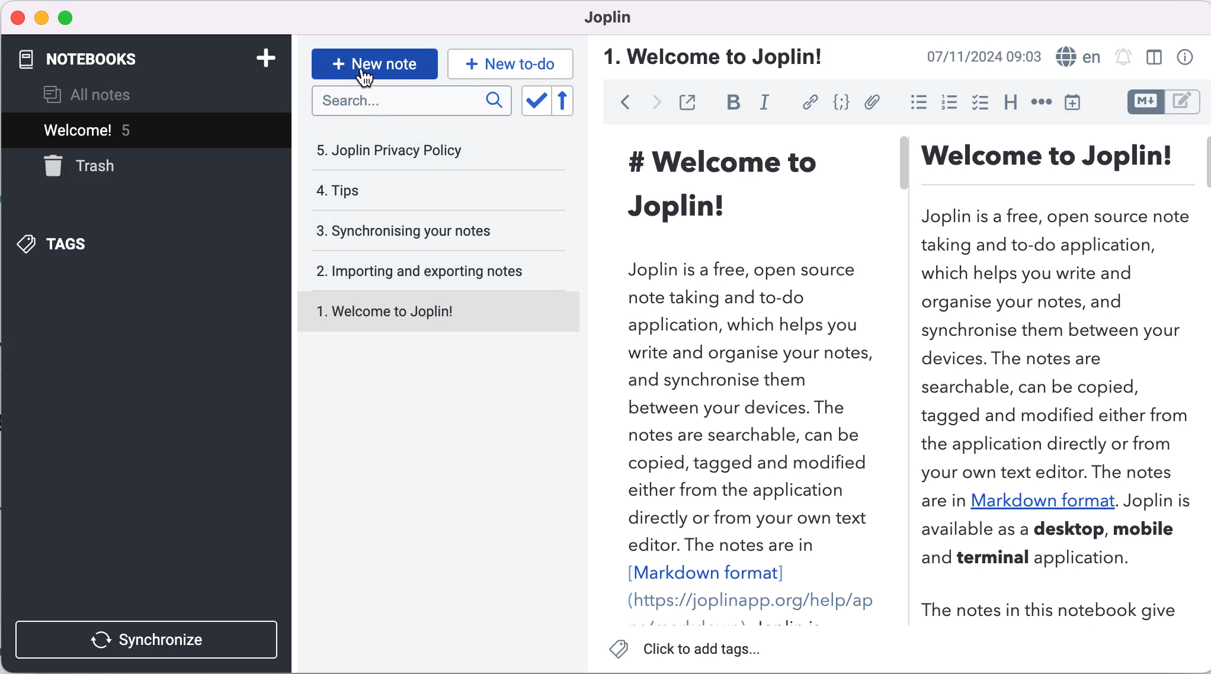  What do you see at coordinates (1188, 56) in the screenshot?
I see `note properties` at bounding box center [1188, 56].